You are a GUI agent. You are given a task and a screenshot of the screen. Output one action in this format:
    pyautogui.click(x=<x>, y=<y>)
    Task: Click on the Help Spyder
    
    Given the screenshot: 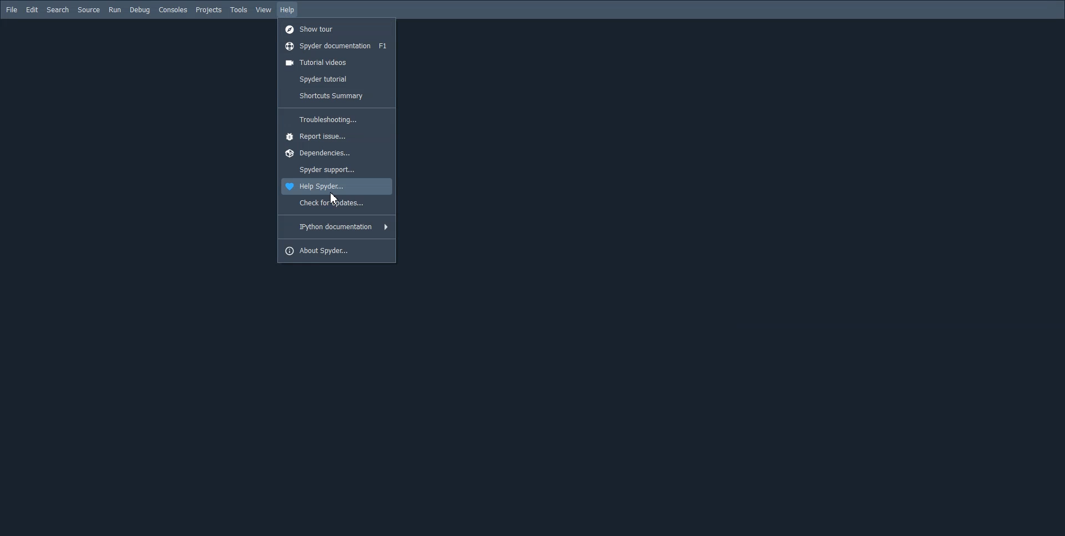 What is the action you would take?
    pyautogui.click(x=335, y=187)
    